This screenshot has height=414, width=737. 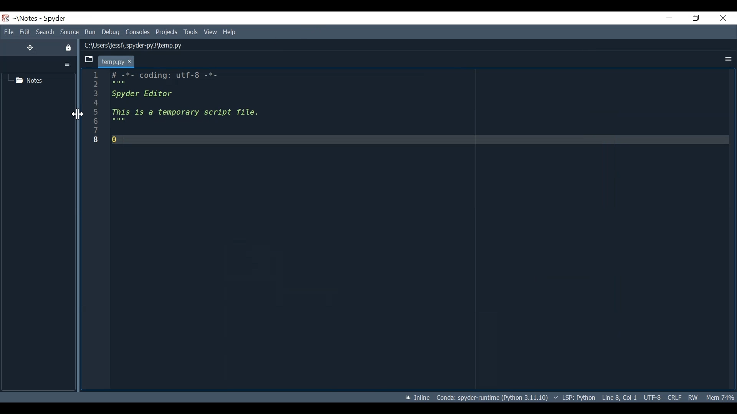 I want to click on line number, so click(x=97, y=109).